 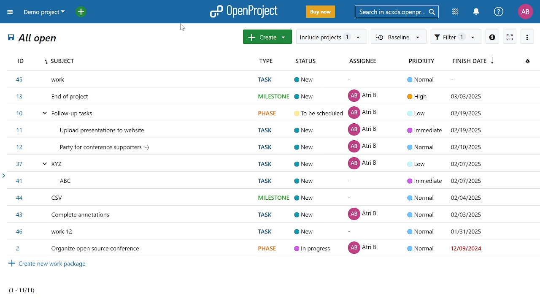 I want to click on task titled"XYZ", so click(x=274, y=163).